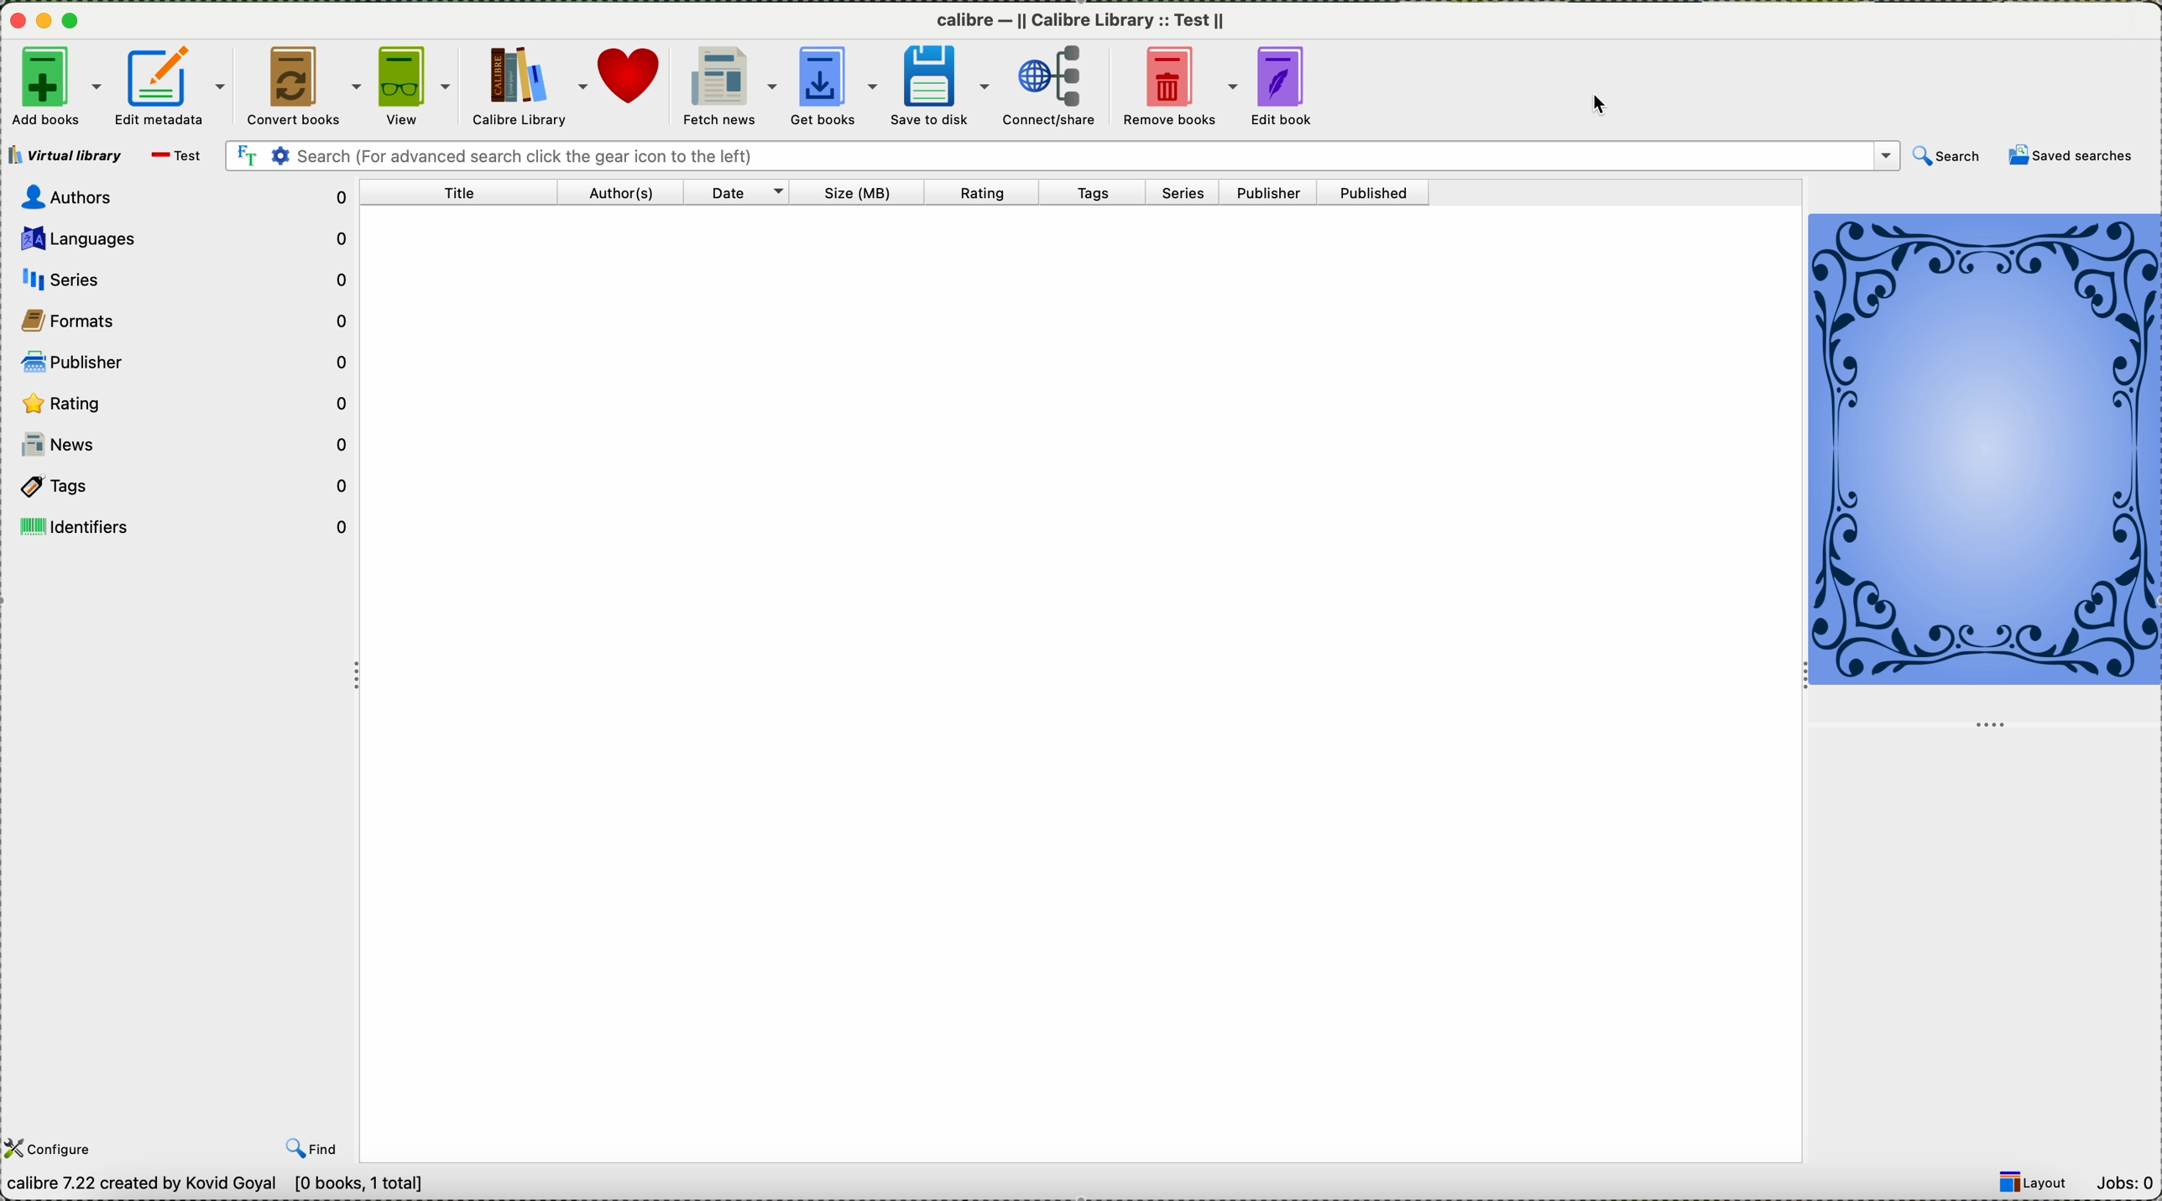 The image size is (2162, 1201). Describe the element at coordinates (304, 86) in the screenshot. I see `convert books` at that location.